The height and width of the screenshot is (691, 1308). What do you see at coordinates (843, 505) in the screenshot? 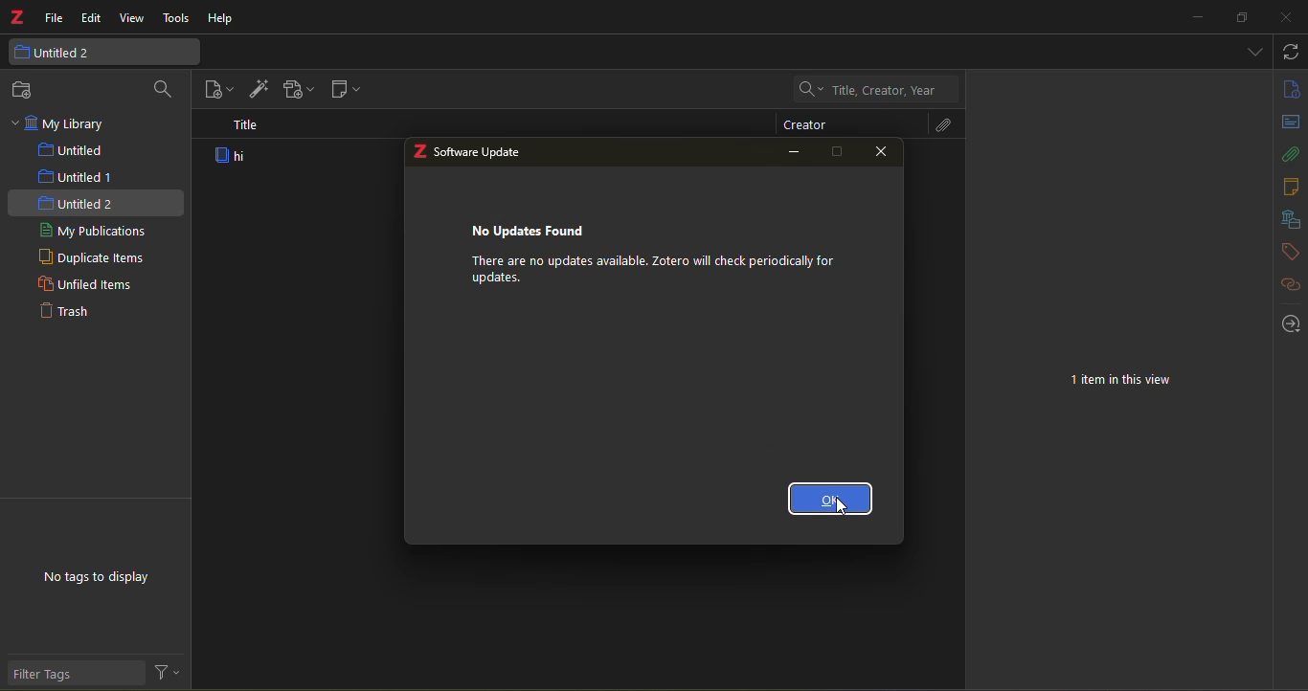
I see `cursor` at bounding box center [843, 505].